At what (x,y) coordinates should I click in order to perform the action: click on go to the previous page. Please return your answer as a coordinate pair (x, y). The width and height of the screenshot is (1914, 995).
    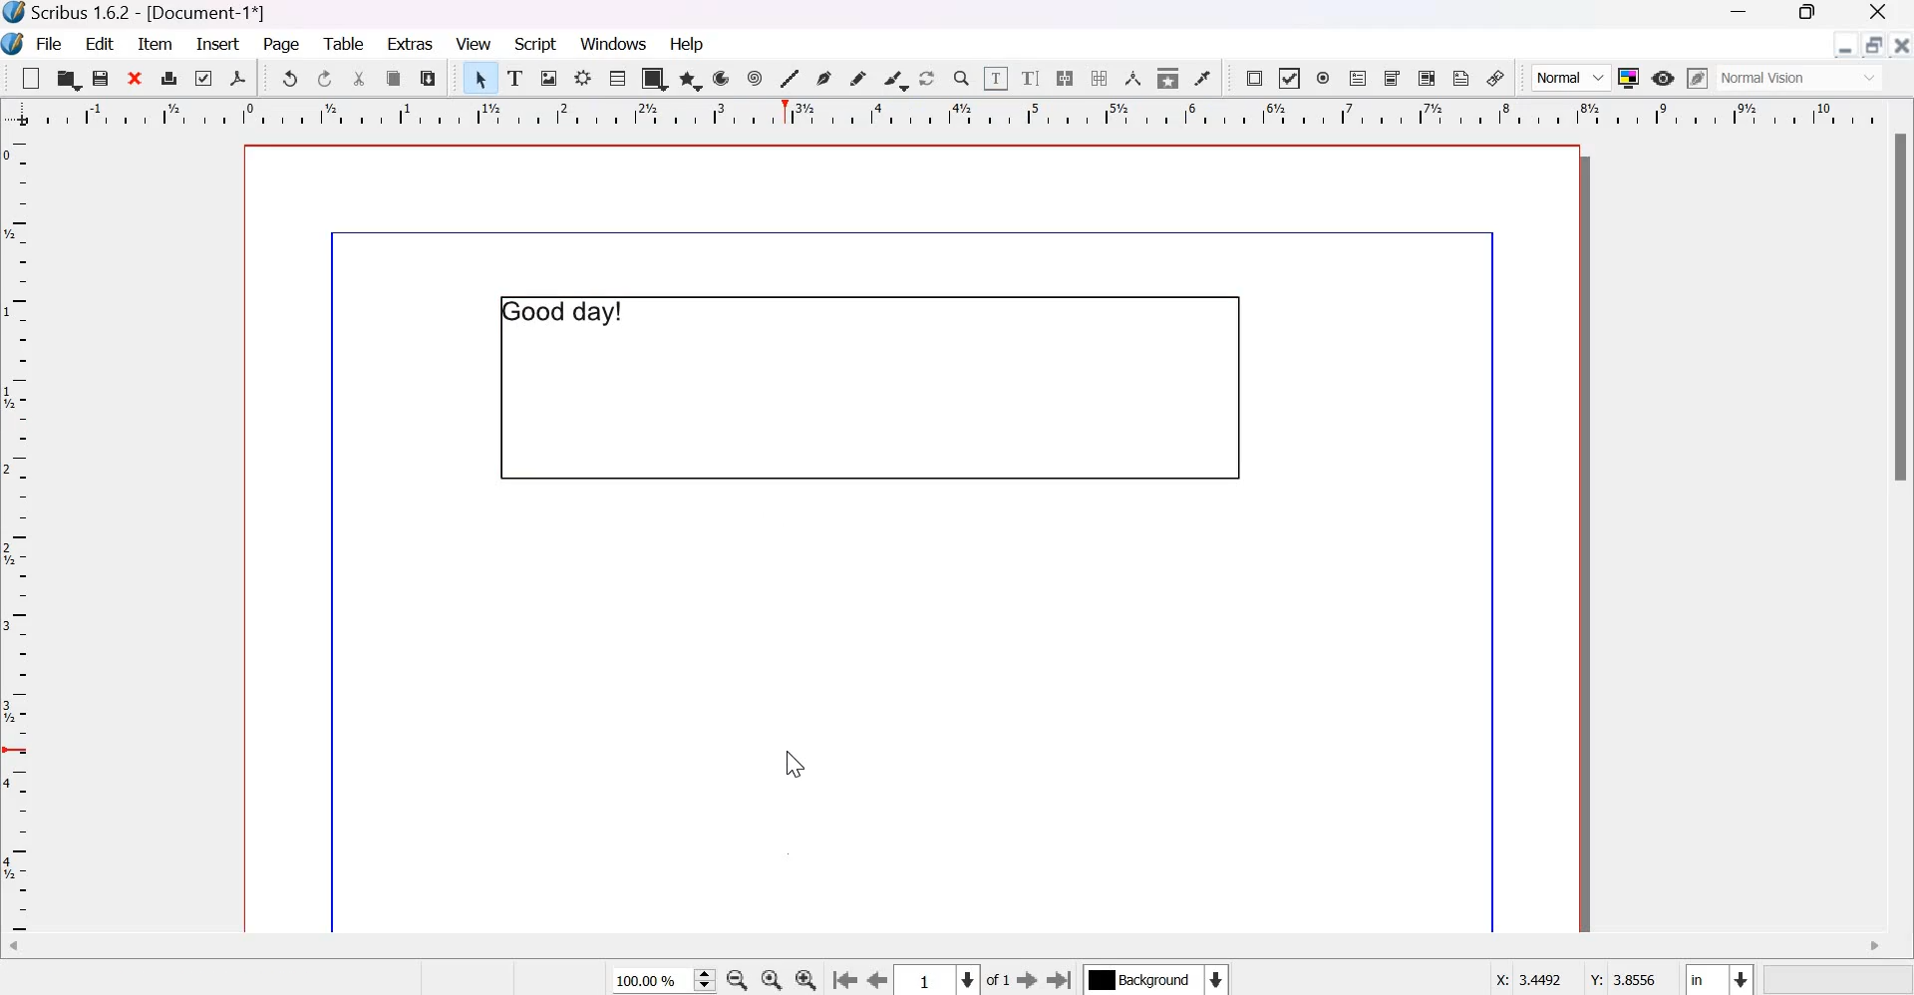
    Looking at the image, I should click on (878, 981).